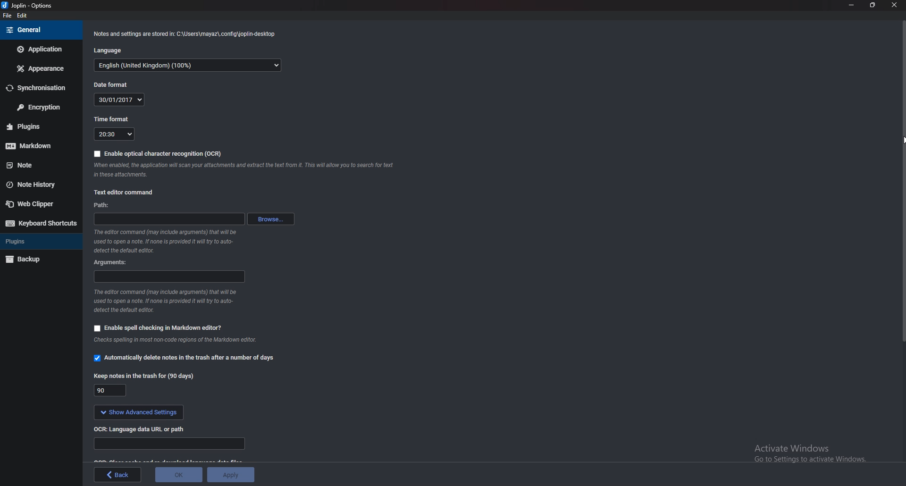  What do you see at coordinates (178, 475) in the screenshot?
I see `ok` at bounding box center [178, 475].